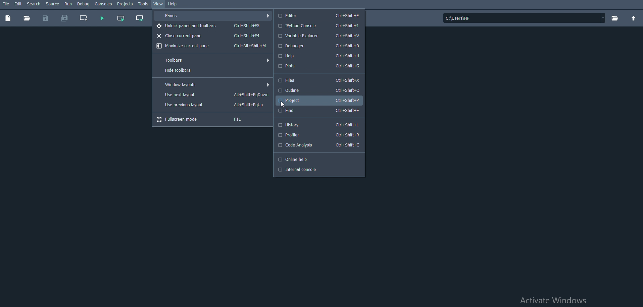 The height and width of the screenshot is (307, 643). I want to click on Profiler, so click(317, 134).